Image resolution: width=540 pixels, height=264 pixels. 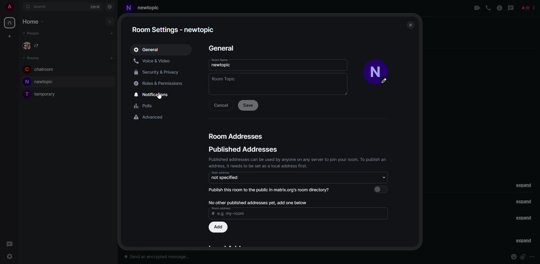 I want to click on Room address | # e.g. my-room, so click(x=228, y=212).